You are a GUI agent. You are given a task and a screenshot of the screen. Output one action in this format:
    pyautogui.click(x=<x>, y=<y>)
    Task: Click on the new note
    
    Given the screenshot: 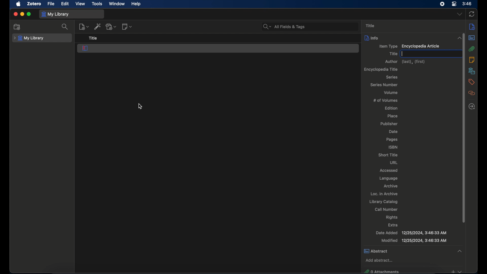 What is the action you would take?
    pyautogui.click(x=127, y=27)
    